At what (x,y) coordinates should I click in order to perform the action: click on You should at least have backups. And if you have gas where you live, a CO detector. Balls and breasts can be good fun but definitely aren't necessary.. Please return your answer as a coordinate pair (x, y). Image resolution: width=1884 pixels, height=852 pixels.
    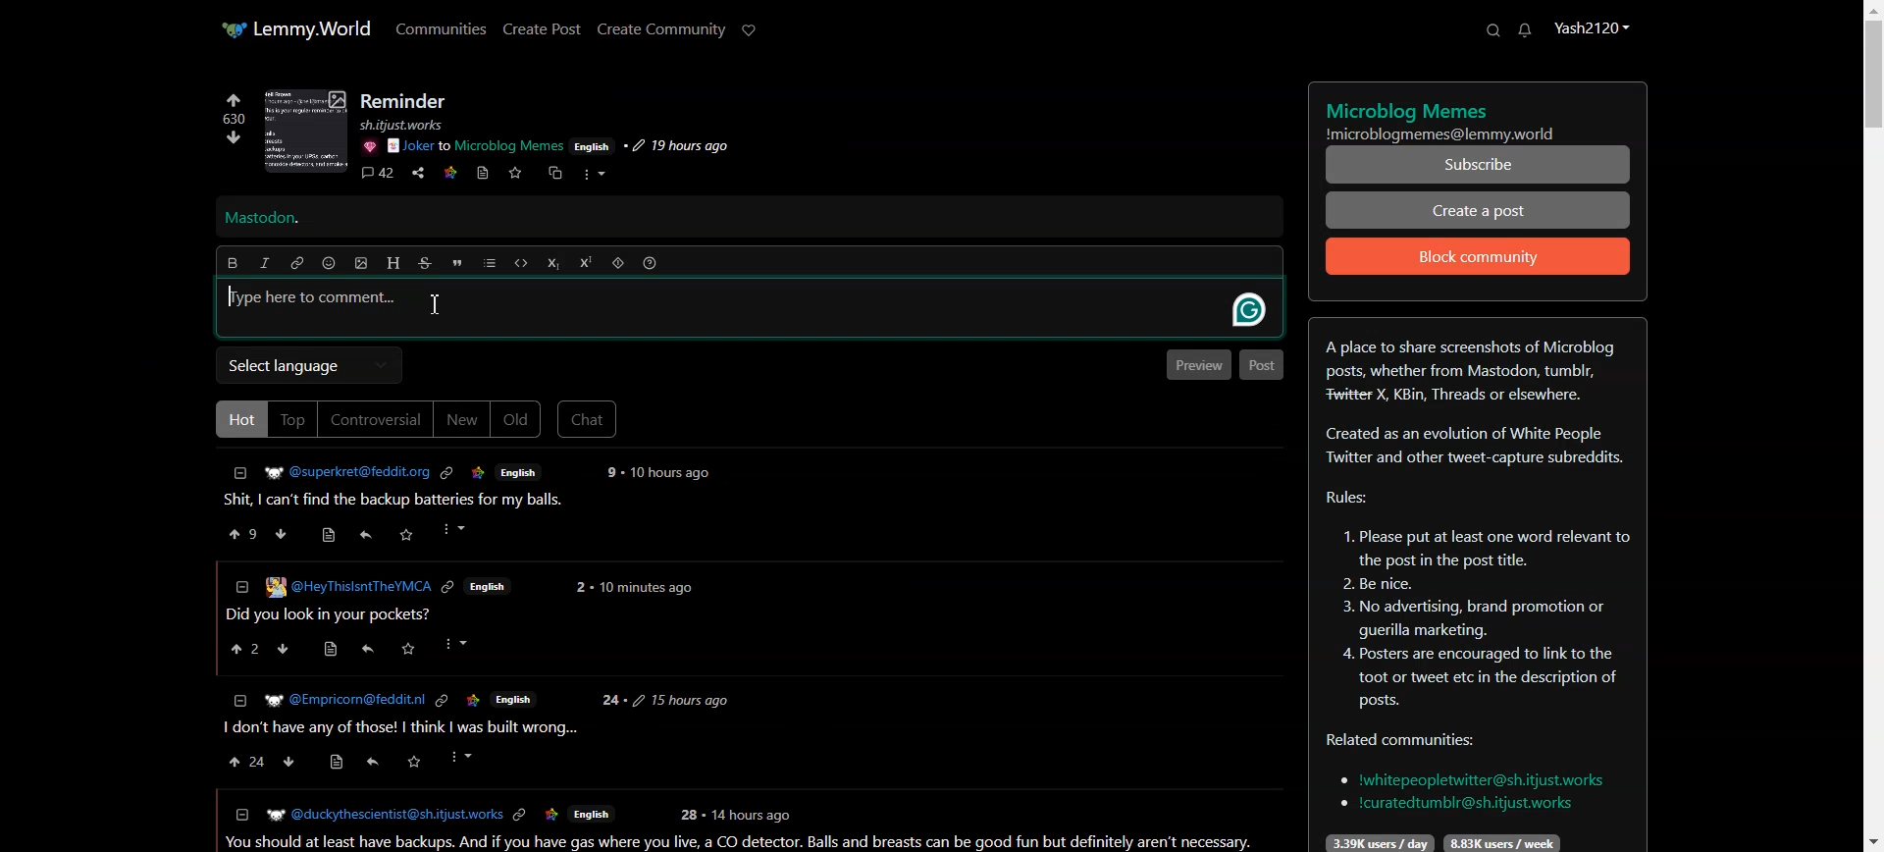
    Looking at the image, I should click on (744, 842).